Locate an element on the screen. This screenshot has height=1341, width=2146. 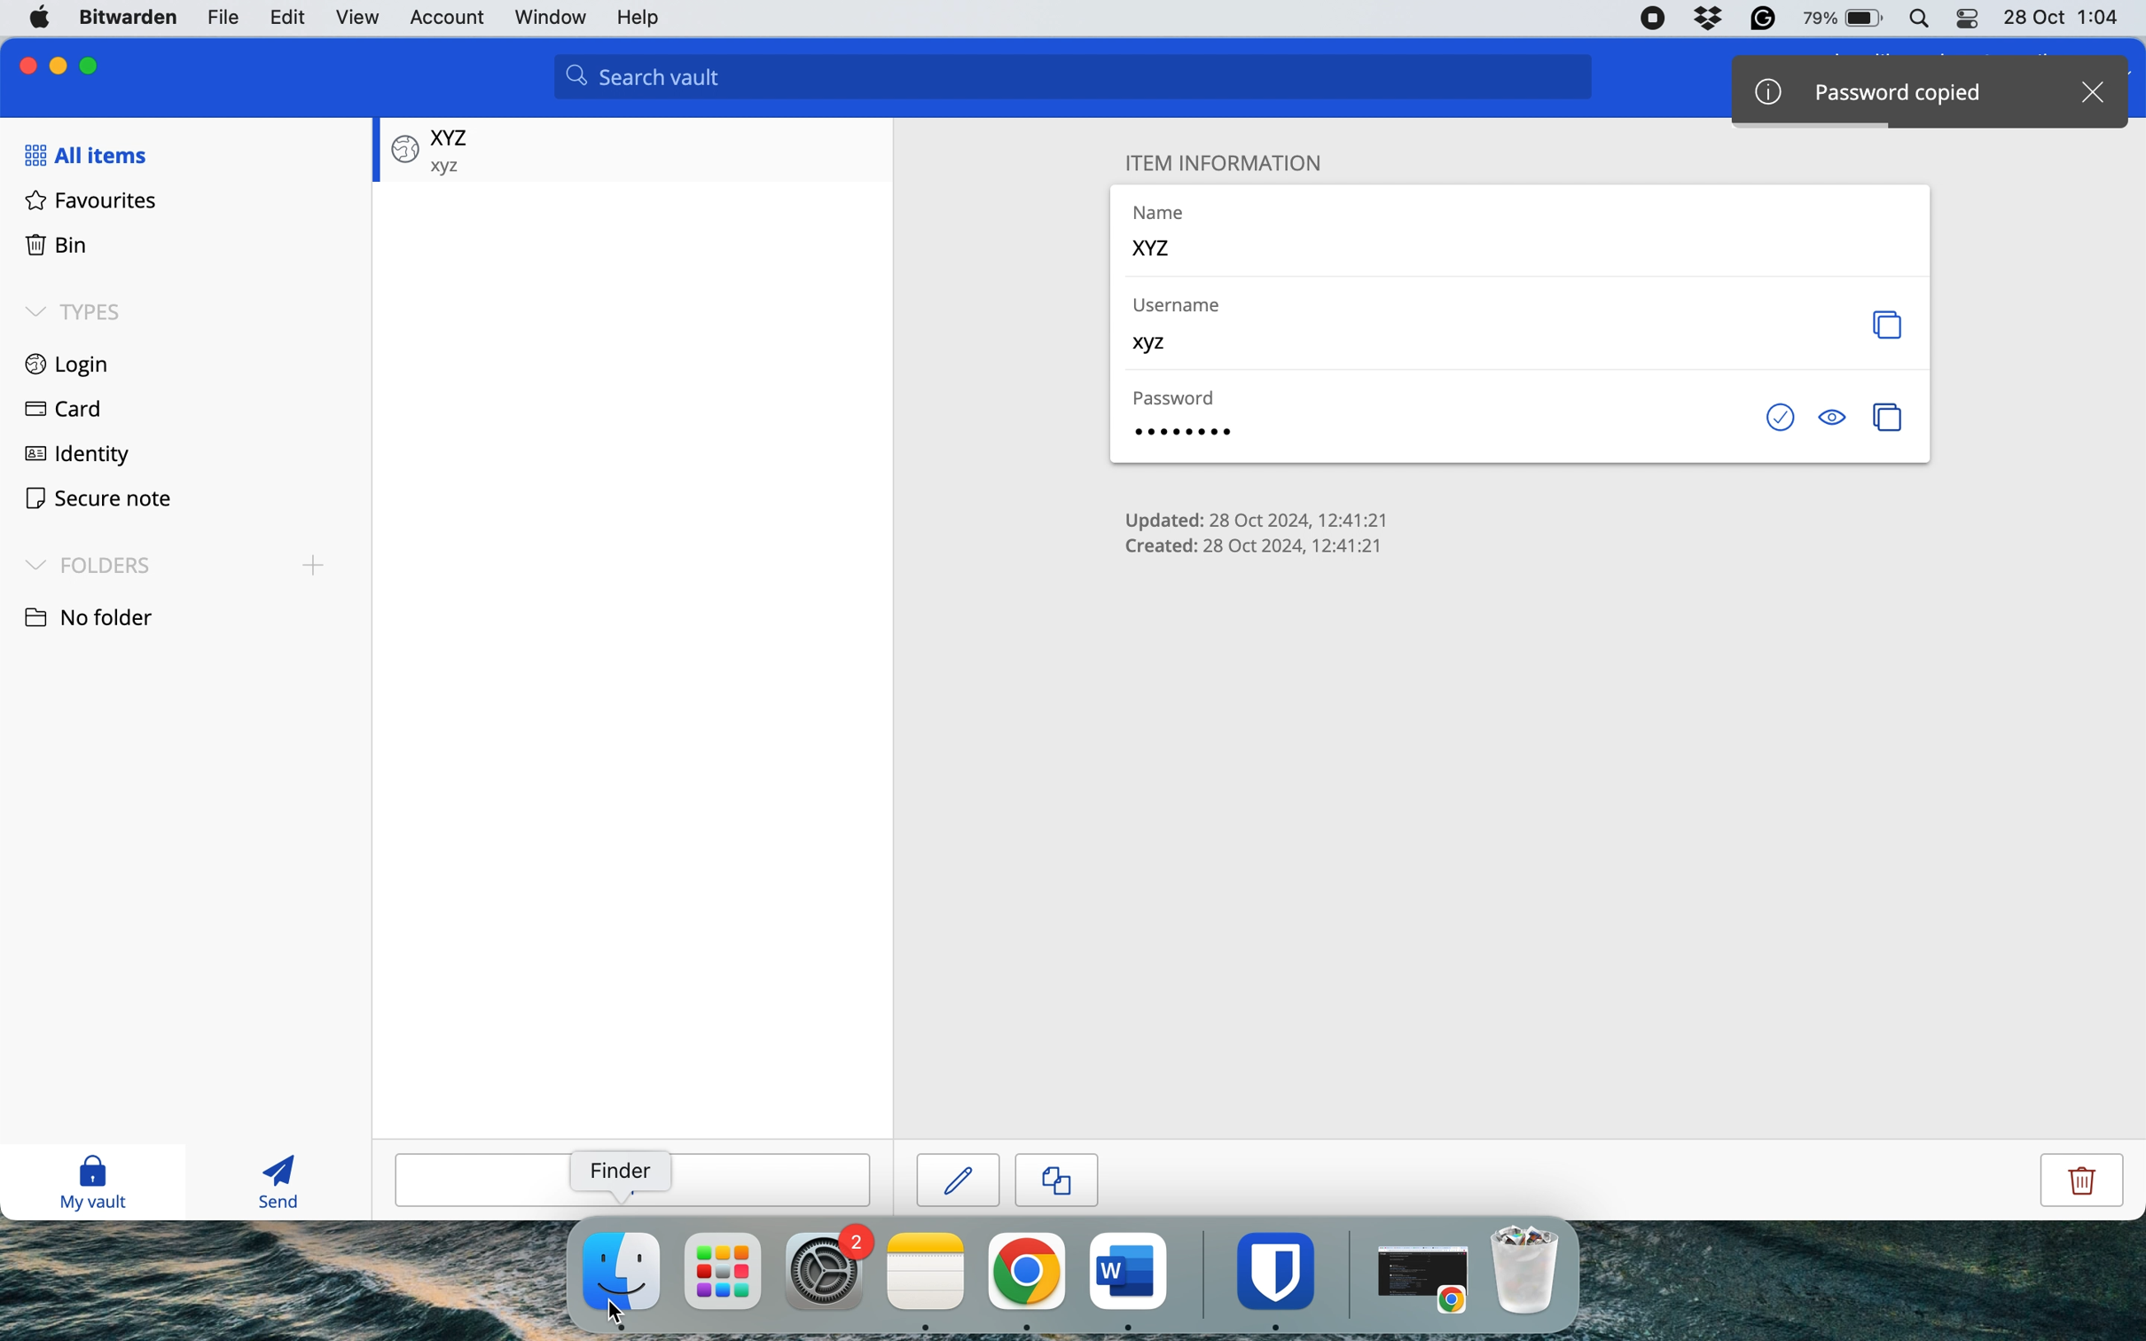
item information is located at coordinates (1241, 160).